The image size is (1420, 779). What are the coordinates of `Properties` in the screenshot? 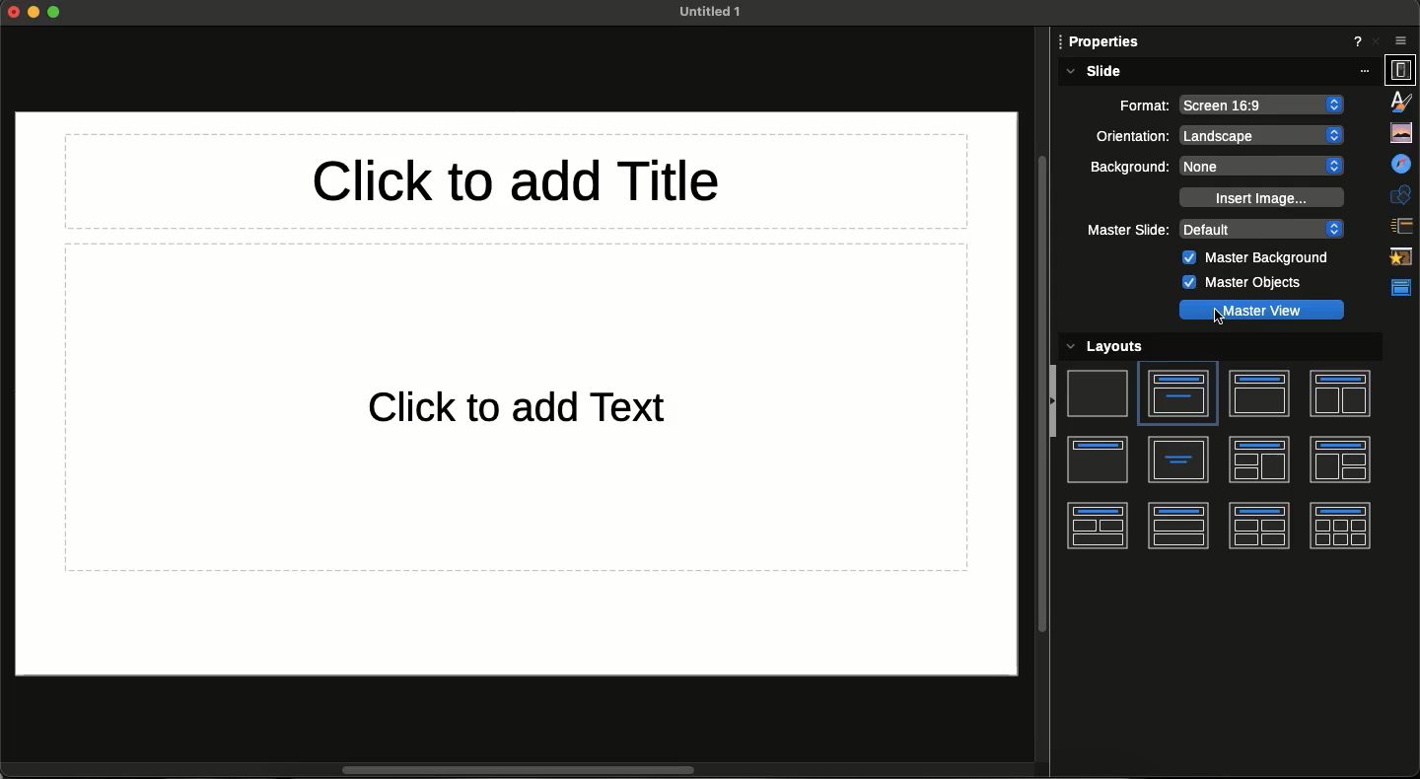 It's located at (1401, 70).